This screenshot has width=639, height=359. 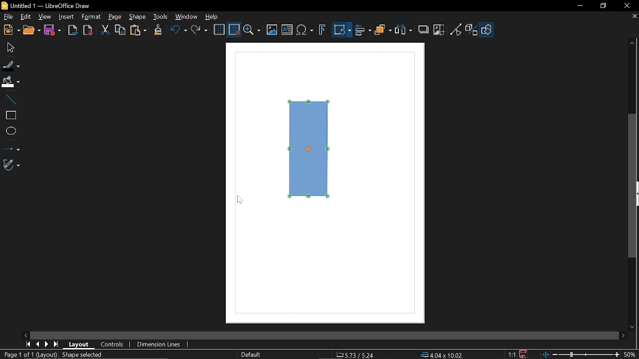 I want to click on Curves and polygons, so click(x=11, y=165).